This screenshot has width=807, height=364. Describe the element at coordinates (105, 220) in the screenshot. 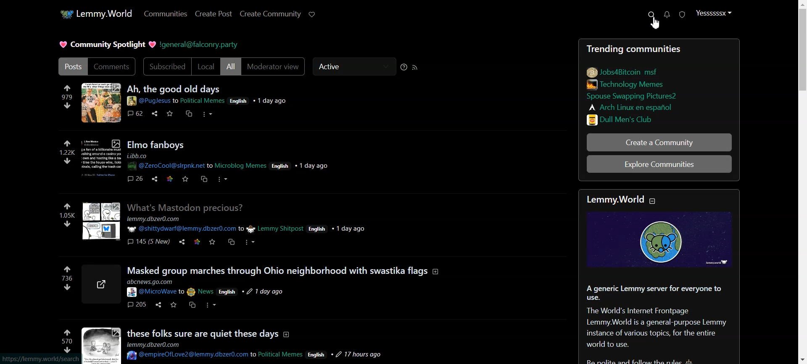

I see `link` at that location.